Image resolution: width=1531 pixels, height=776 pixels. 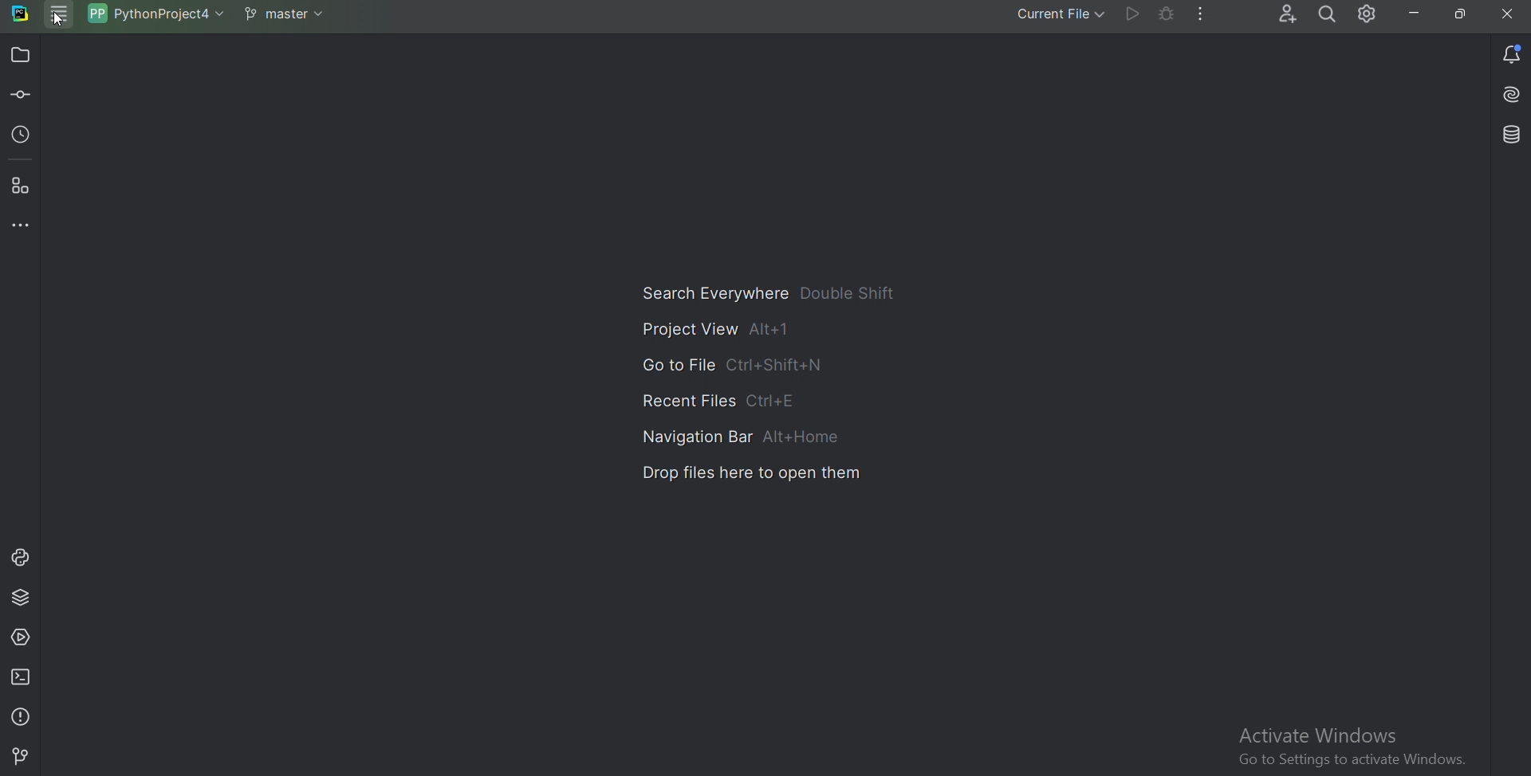 What do you see at coordinates (1132, 14) in the screenshot?
I see `Run ` at bounding box center [1132, 14].